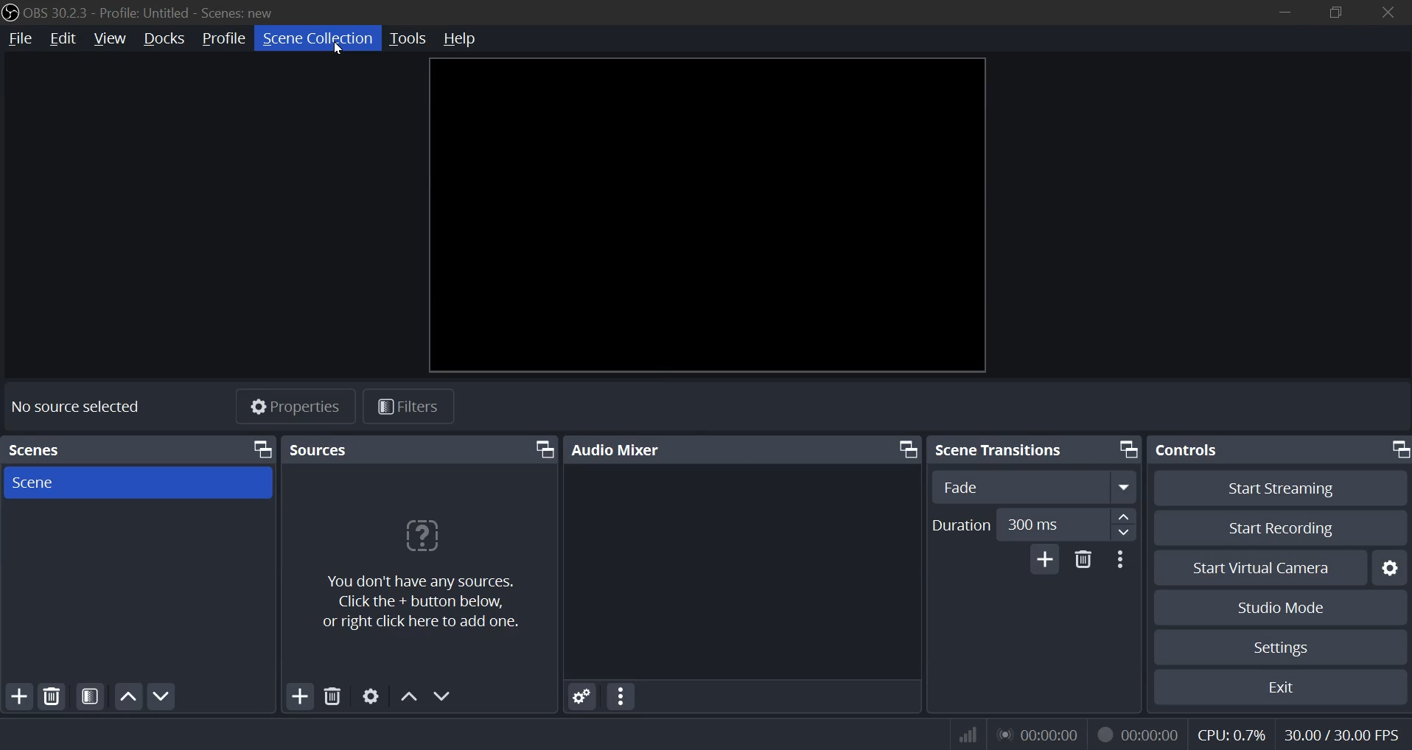  Describe the element at coordinates (52, 695) in the screenshot. I see `delete source` at that location.